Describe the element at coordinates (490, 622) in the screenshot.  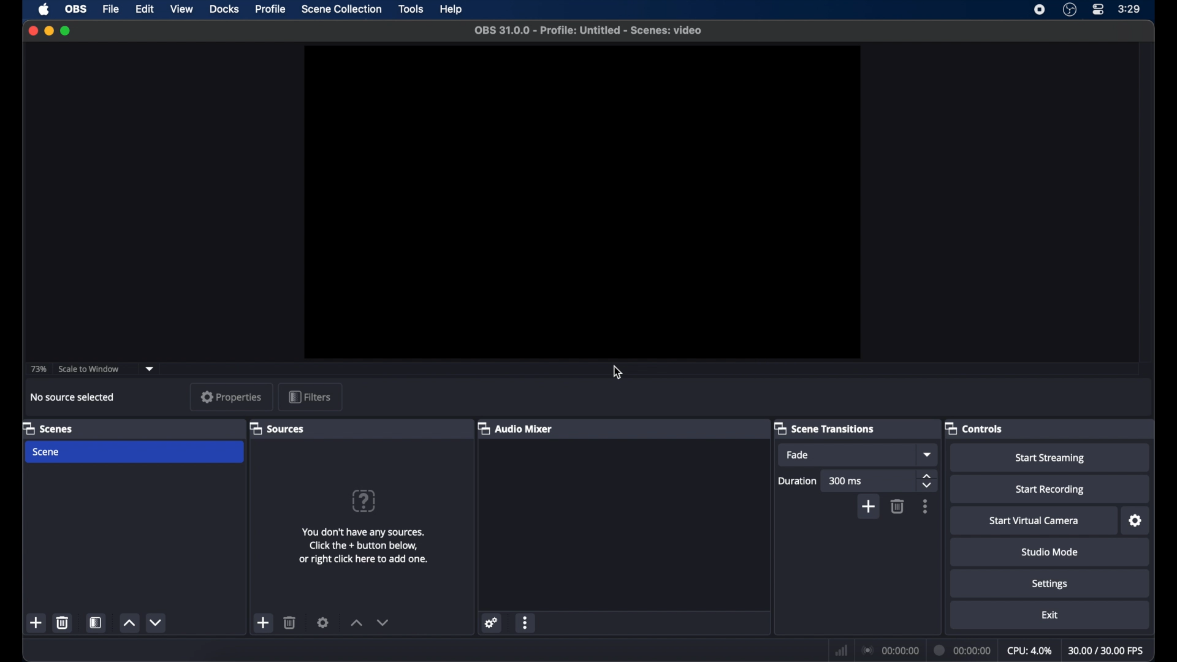
I see `settings` at that location.